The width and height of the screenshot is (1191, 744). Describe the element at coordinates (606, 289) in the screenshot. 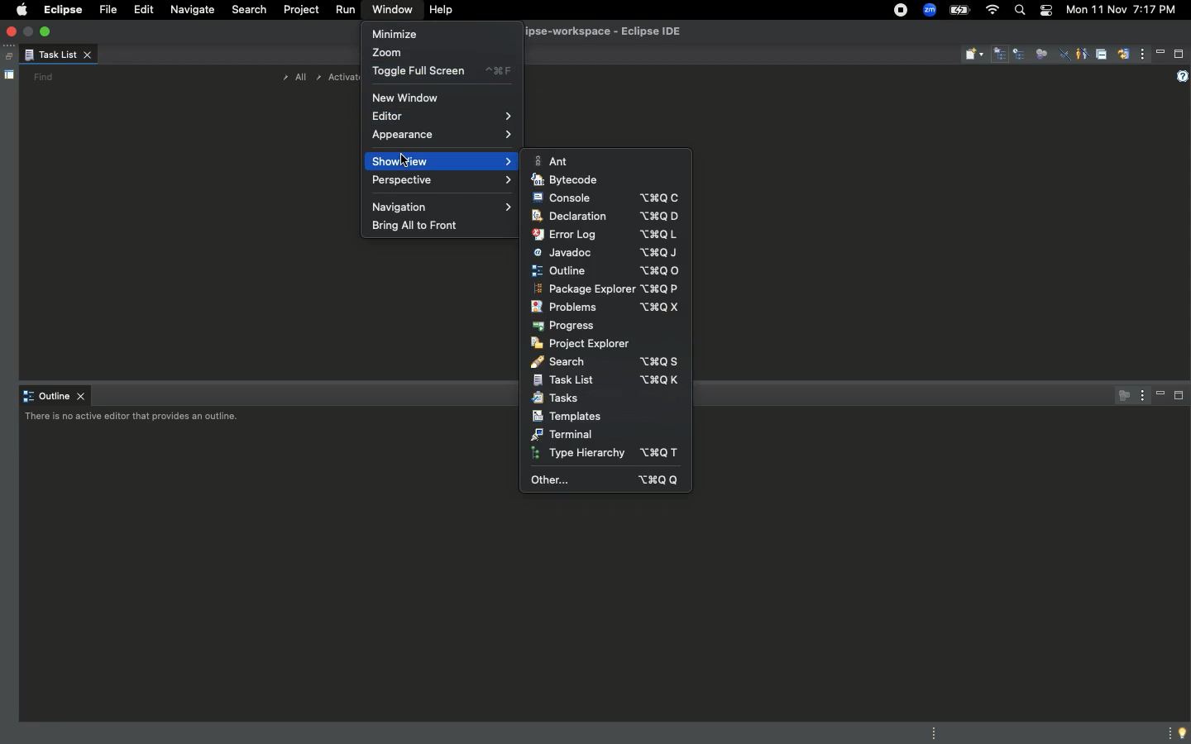

I see `Package explorer` at that location.